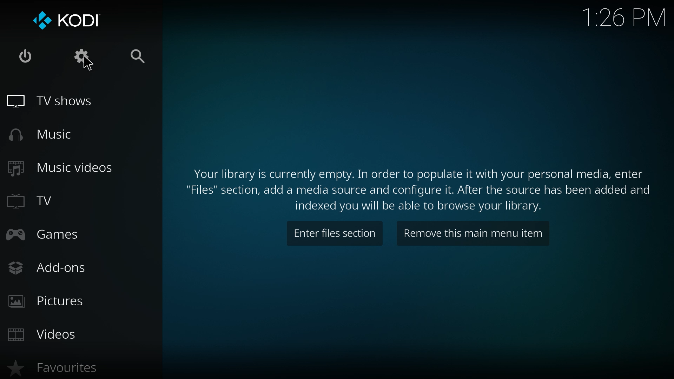  I want to click on tv, so click(50, 201).